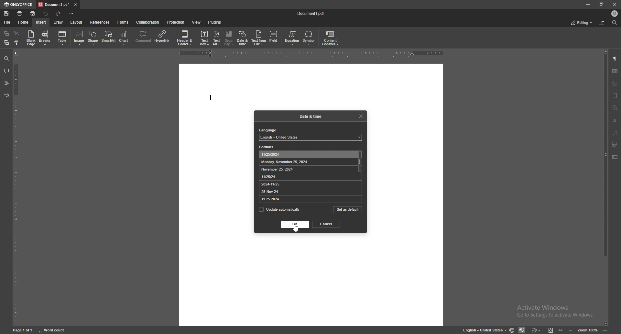  I want to click on cut, so click(16, 33).